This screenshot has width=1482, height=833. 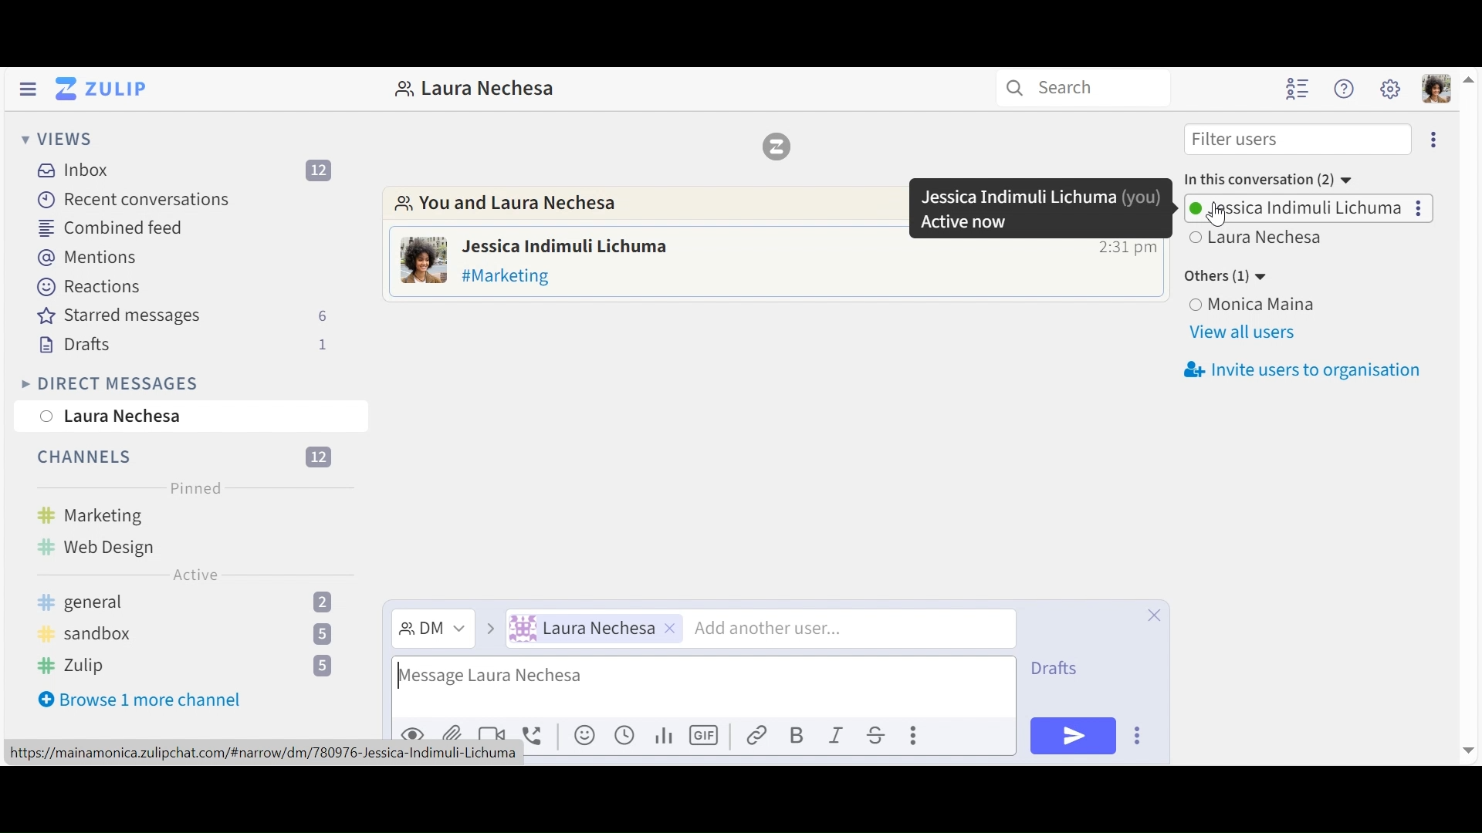 What do you see at coordinates (475, 89) in the screenshot?
I see `Direct message with this user` at bounding box center [475, 89].